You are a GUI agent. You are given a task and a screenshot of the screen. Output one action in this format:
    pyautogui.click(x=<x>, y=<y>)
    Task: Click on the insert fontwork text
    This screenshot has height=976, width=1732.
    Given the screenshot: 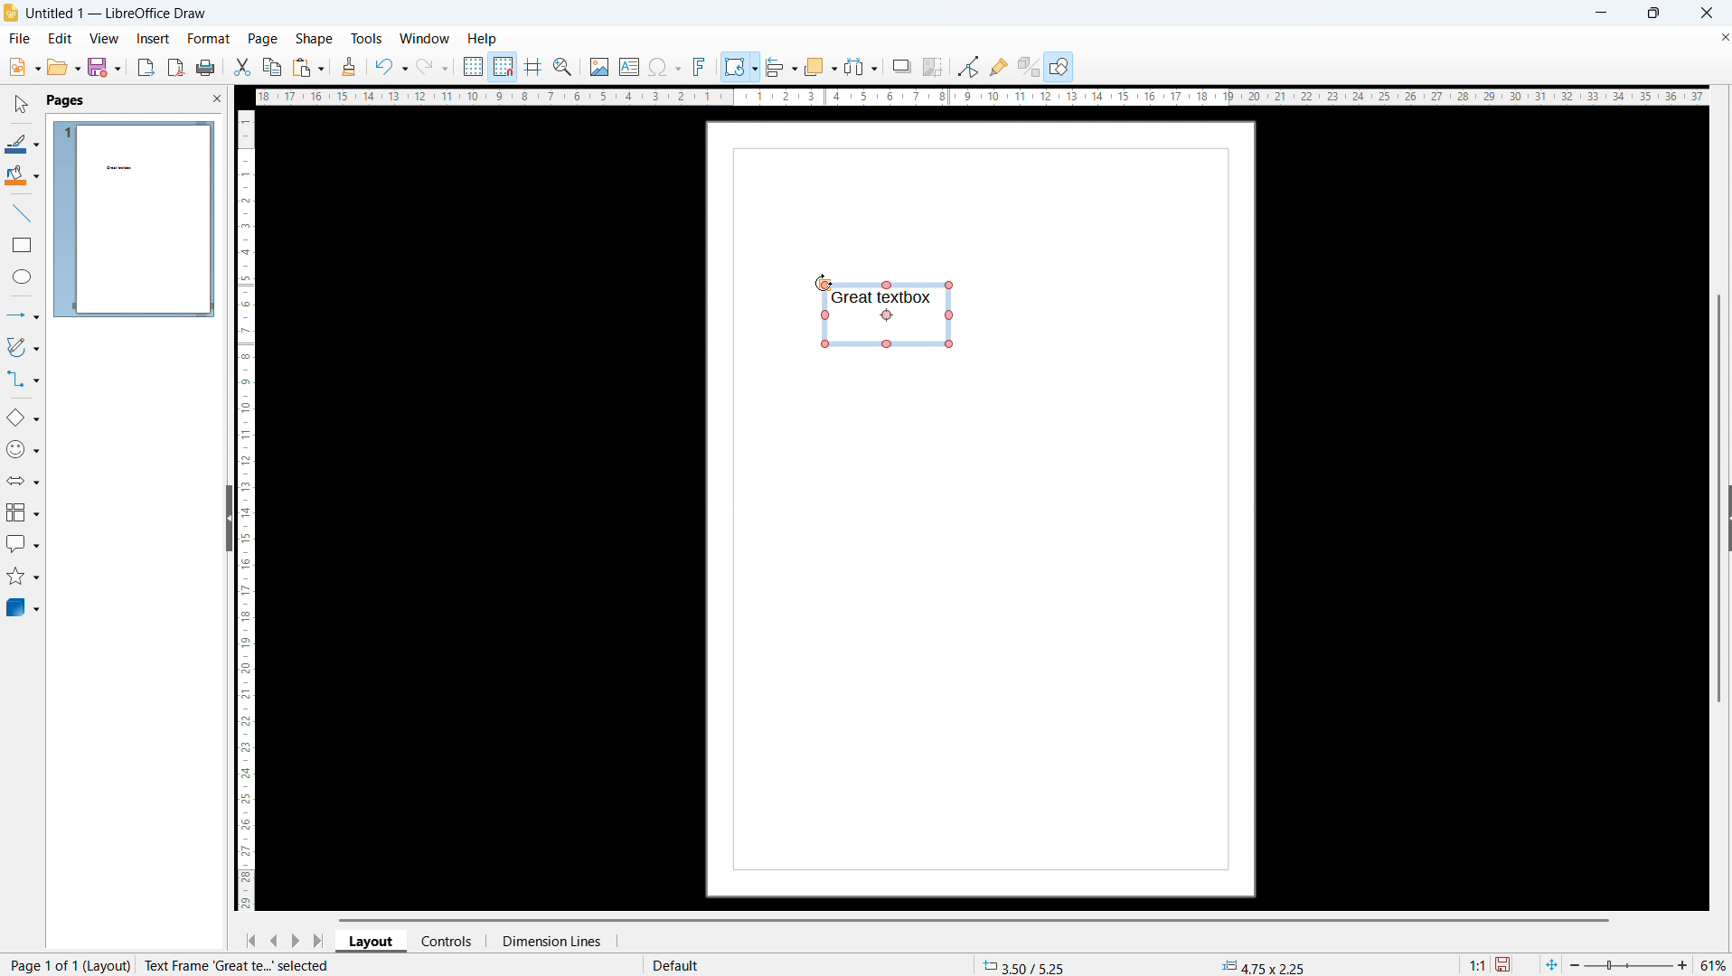 What is the action you would take?
    pyautogui.click(x=701, y=65)
    